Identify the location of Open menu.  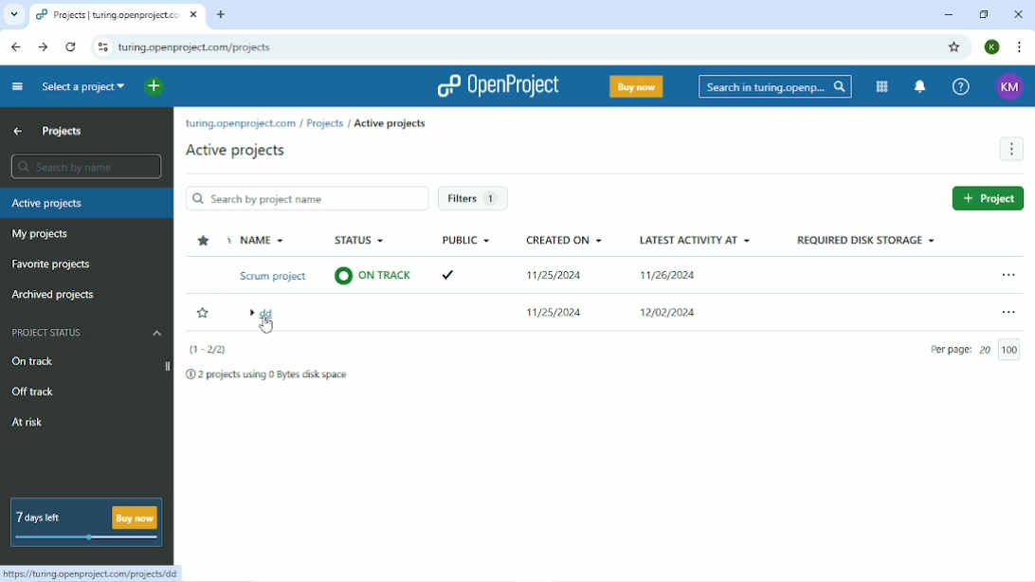
(1008, 311).